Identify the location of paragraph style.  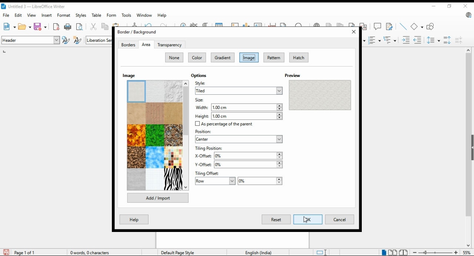
(31, 40).